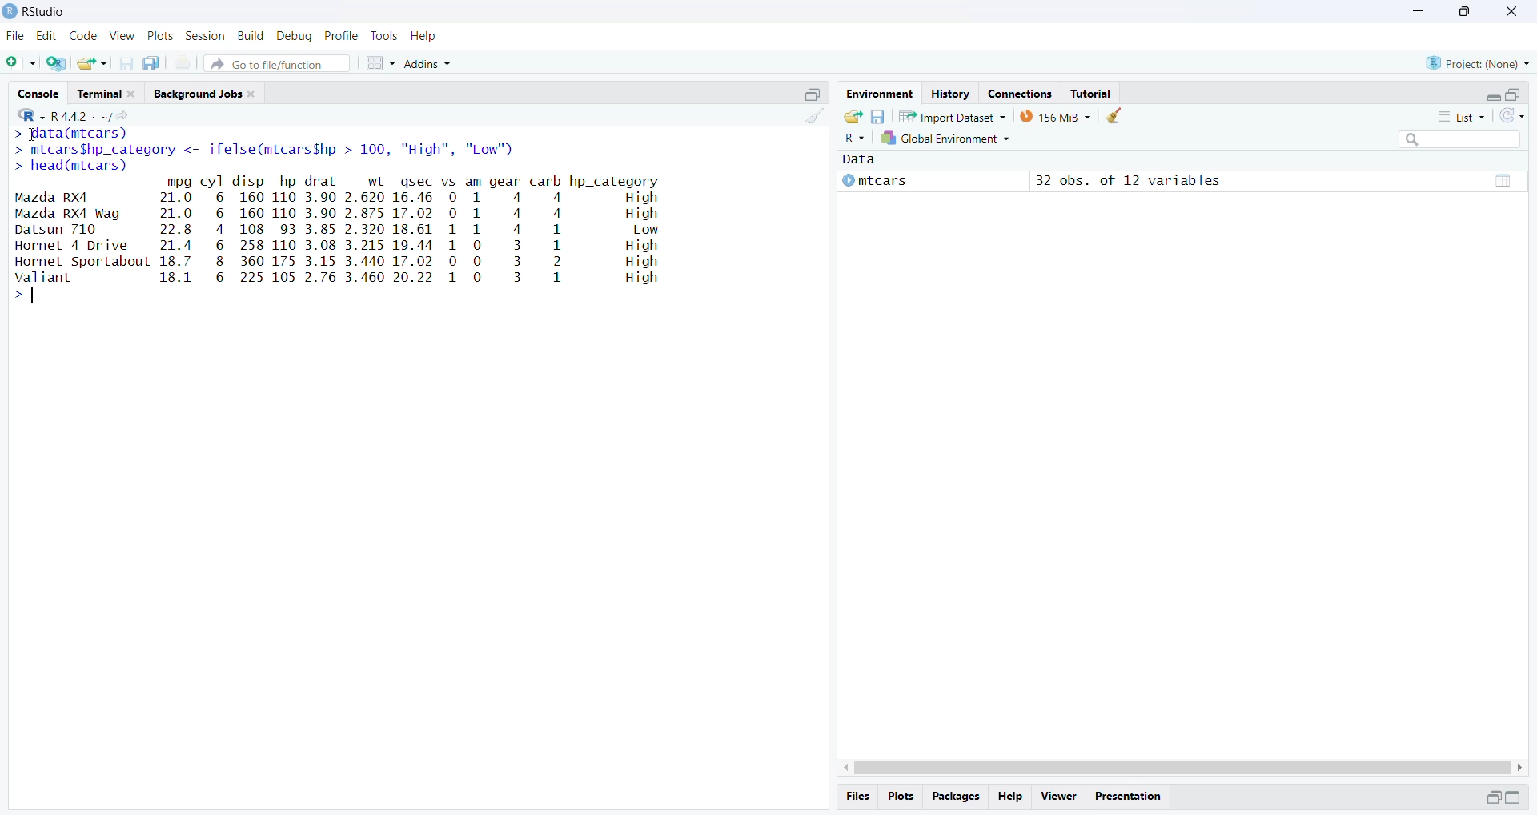 The width and height of the screenshot is (1537, 815). Describe the element at coordinates (207, 94) in the screenshot. I see `Background Jobs` at that location.